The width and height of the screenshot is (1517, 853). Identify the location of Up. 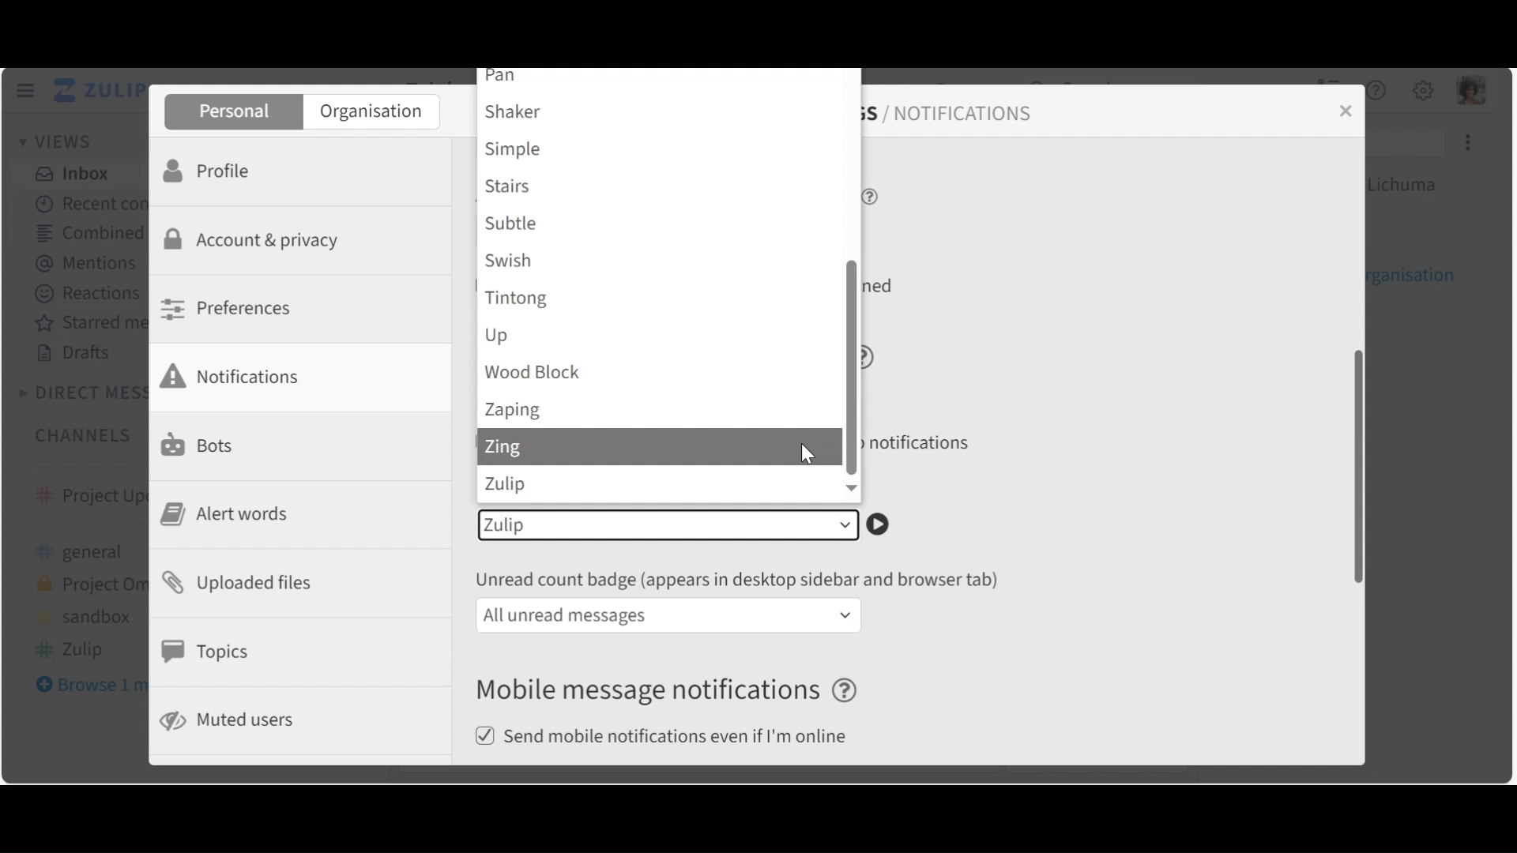
(661, 336).